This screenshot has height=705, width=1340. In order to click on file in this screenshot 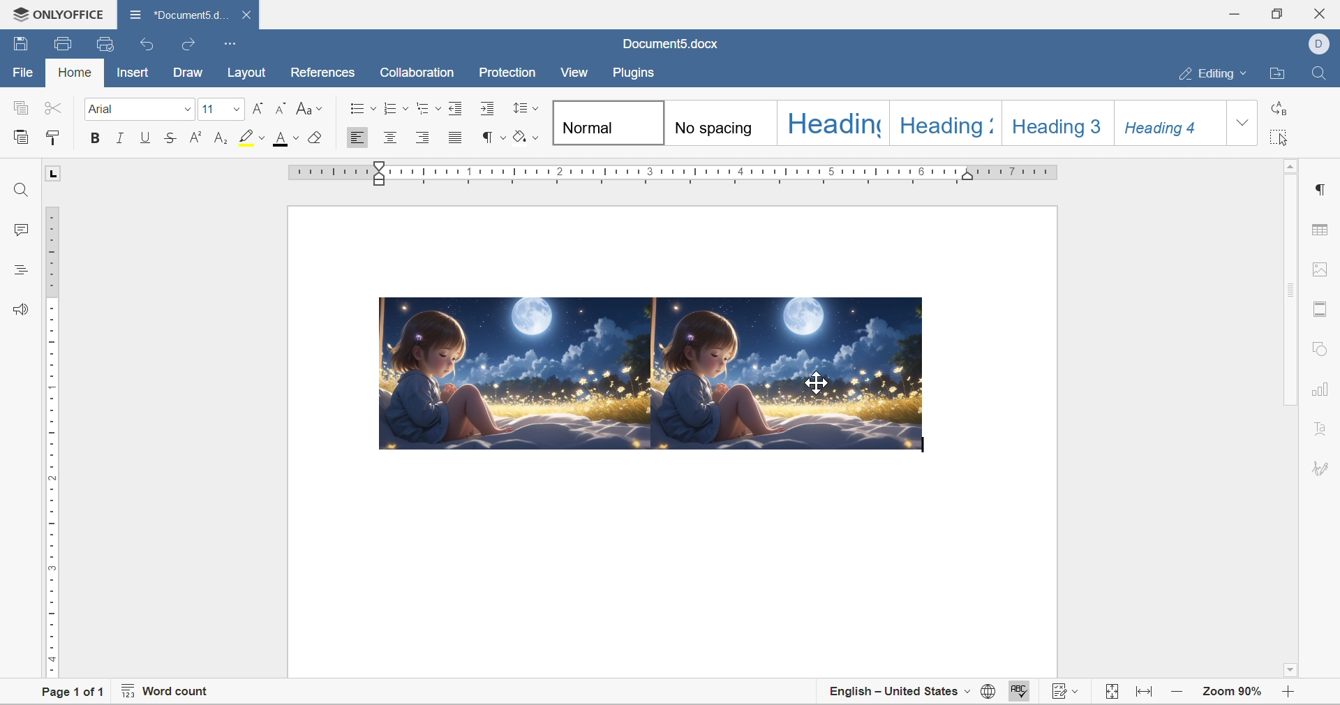, I will do `click(25, 72)`.